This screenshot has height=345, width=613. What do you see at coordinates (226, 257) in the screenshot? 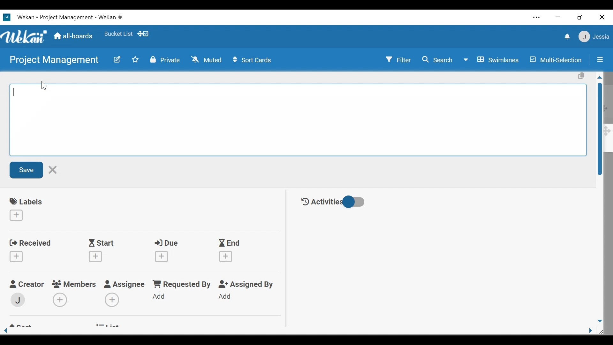
I see `Create End Date` at bounding box center [226, 257].